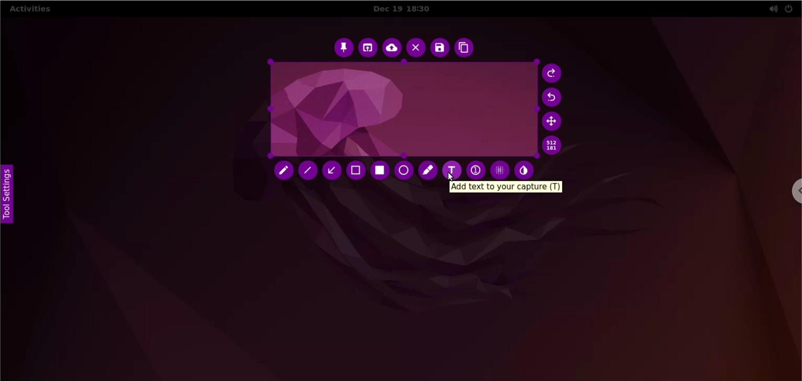  Describe the element at coordinates (555, 147) in the screenshot. I see `x and y coordinates values` at that location.